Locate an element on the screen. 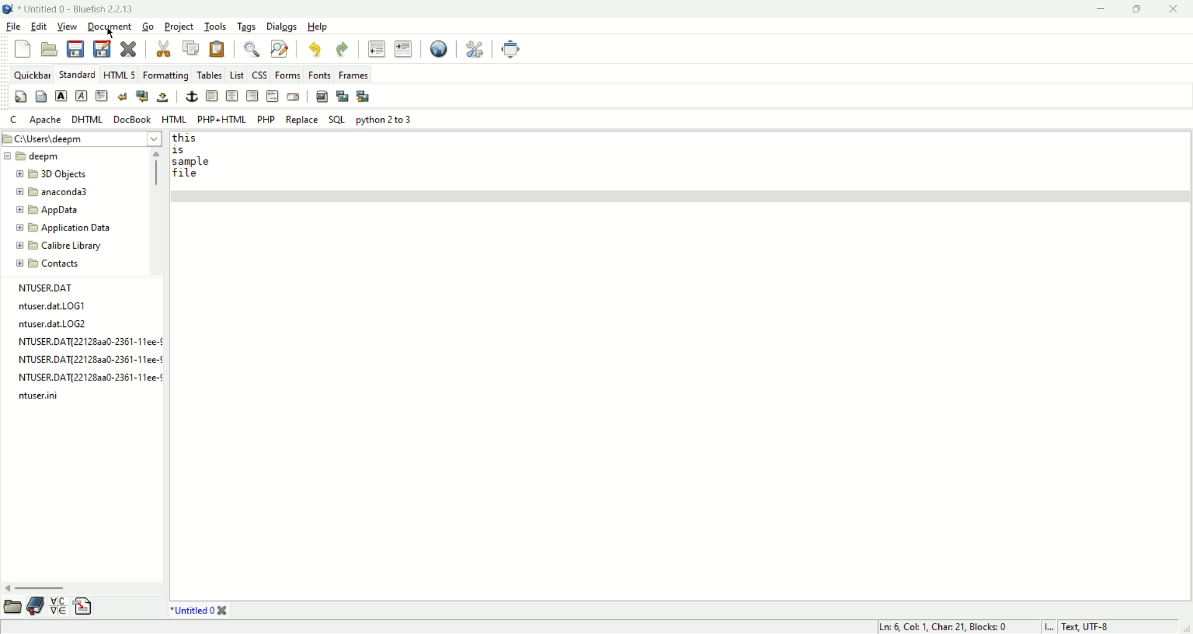 This screenshot has width=1193, height=634. save current file is located at coordinates (76, 49).